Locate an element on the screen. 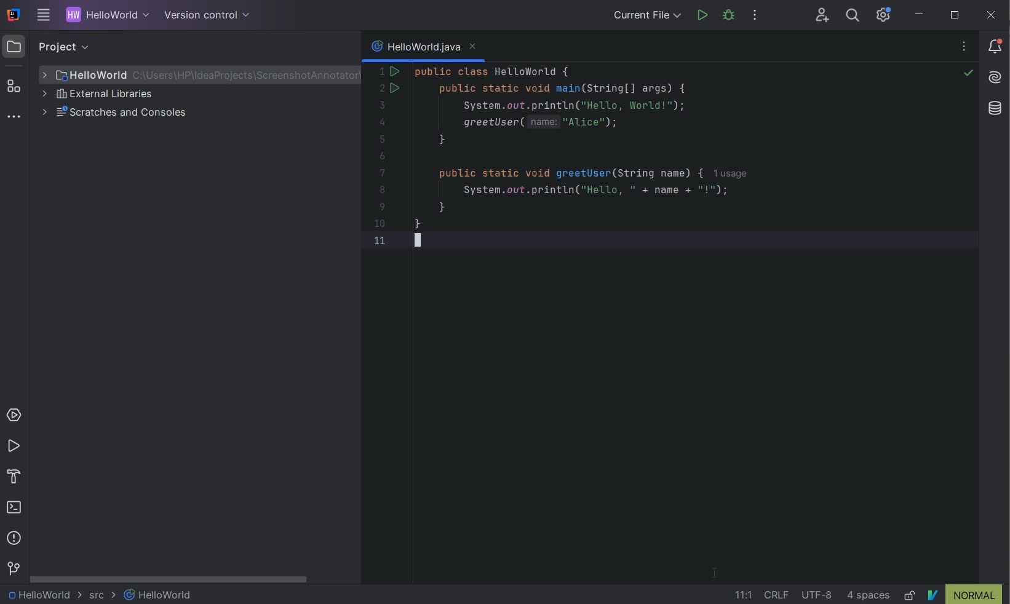 Image resolution: width=1010 pixels, height=604 pixels. LINE SEPARATOR is located at coordinates (779, 595).